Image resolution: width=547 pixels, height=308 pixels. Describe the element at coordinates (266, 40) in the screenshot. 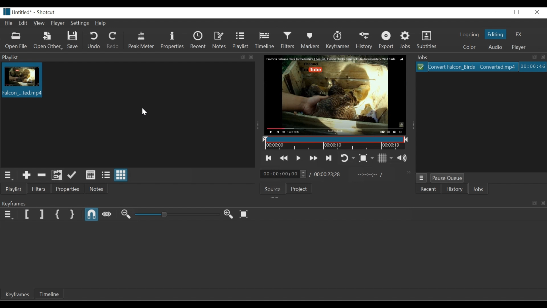

I see `Timeline` at that location.